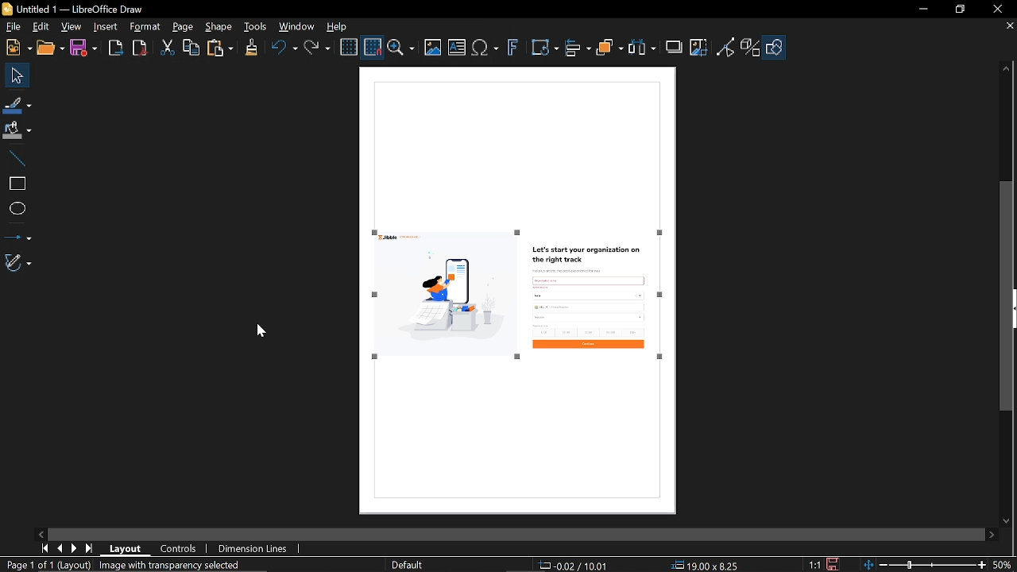 The width and height of the screenshot is (1017, 572). What do you see at coordinates (158, 565) in the screenshot?
I see `Pages` at bounding box center [158, 565].